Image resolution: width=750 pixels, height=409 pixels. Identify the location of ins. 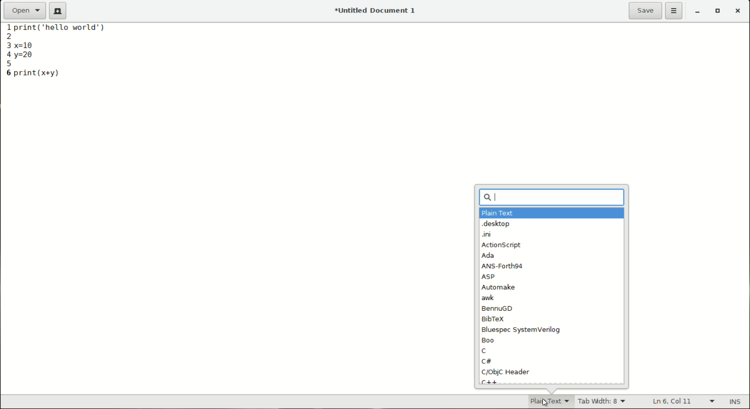
(736, 402).